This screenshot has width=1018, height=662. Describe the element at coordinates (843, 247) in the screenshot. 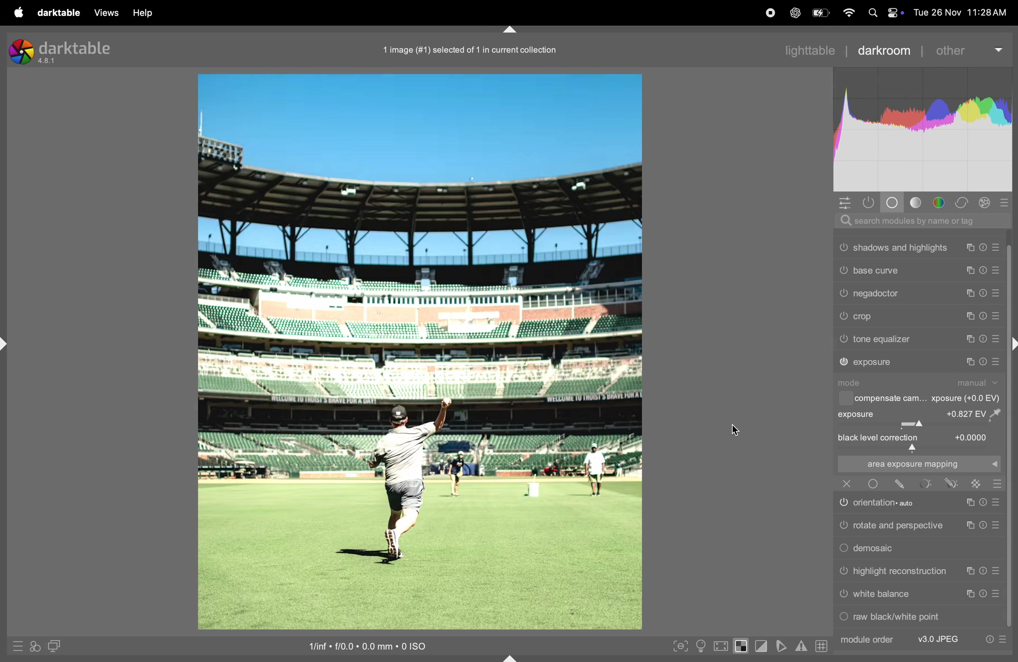

I see `Switch on or off` at that location.